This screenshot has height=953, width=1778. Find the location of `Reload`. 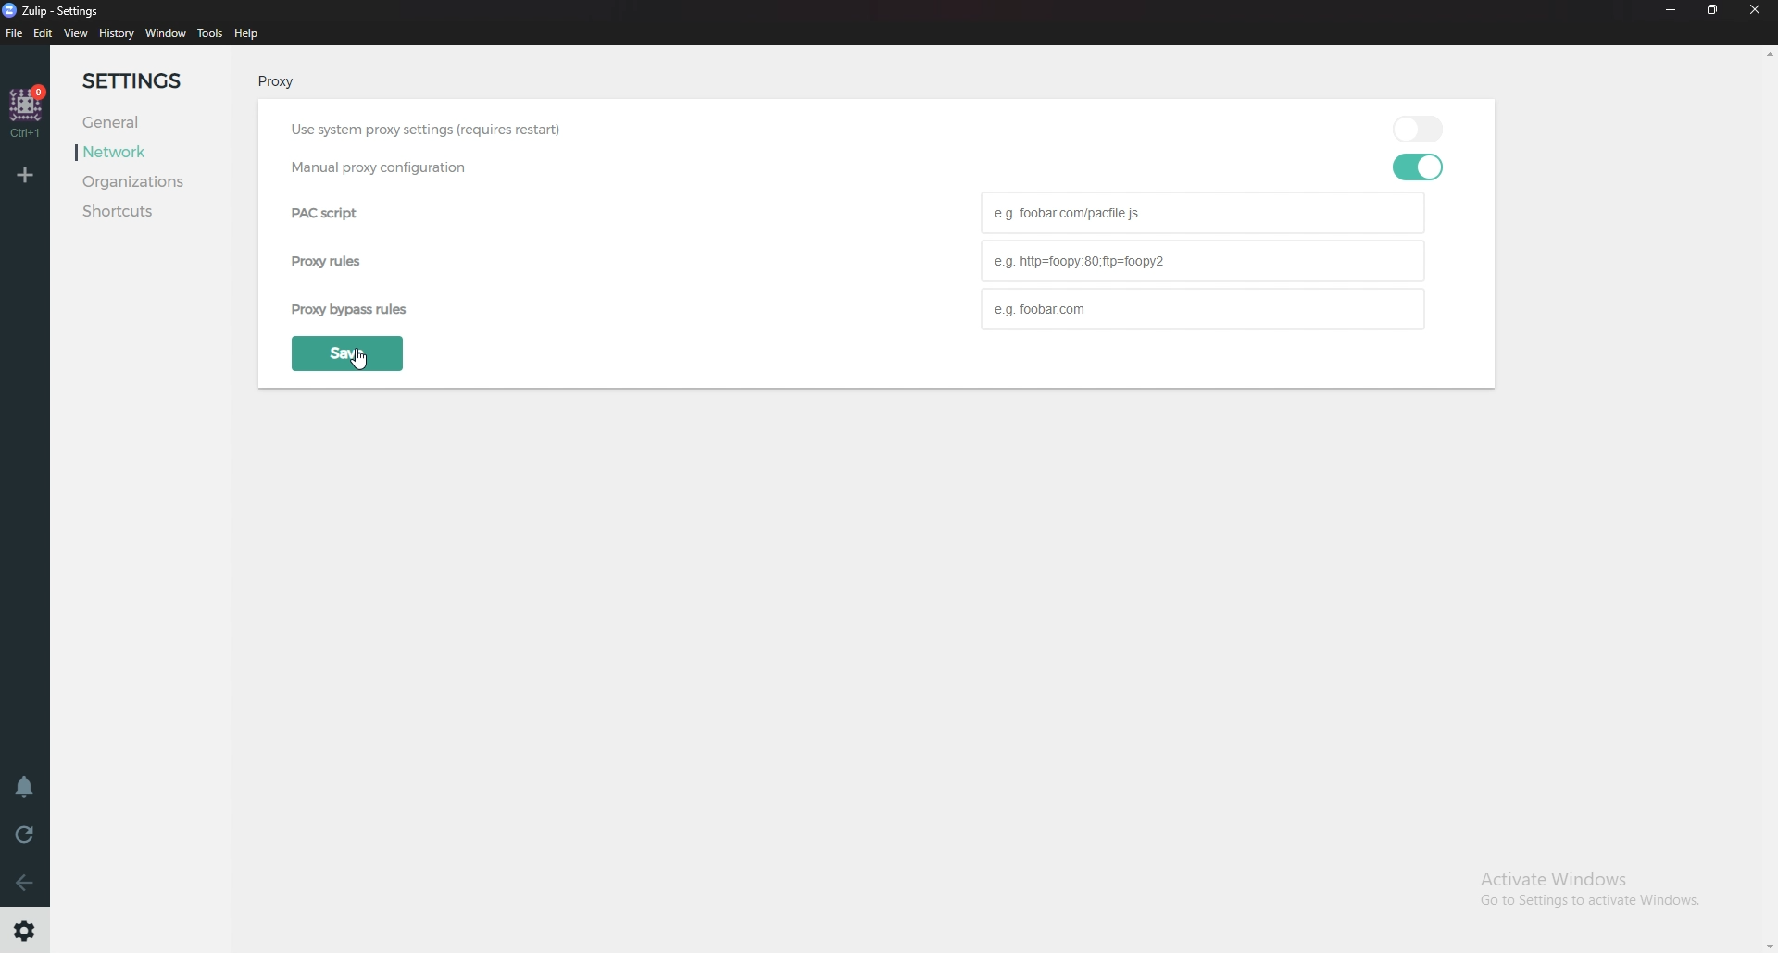

Reload is located at coordinates (23, 834).